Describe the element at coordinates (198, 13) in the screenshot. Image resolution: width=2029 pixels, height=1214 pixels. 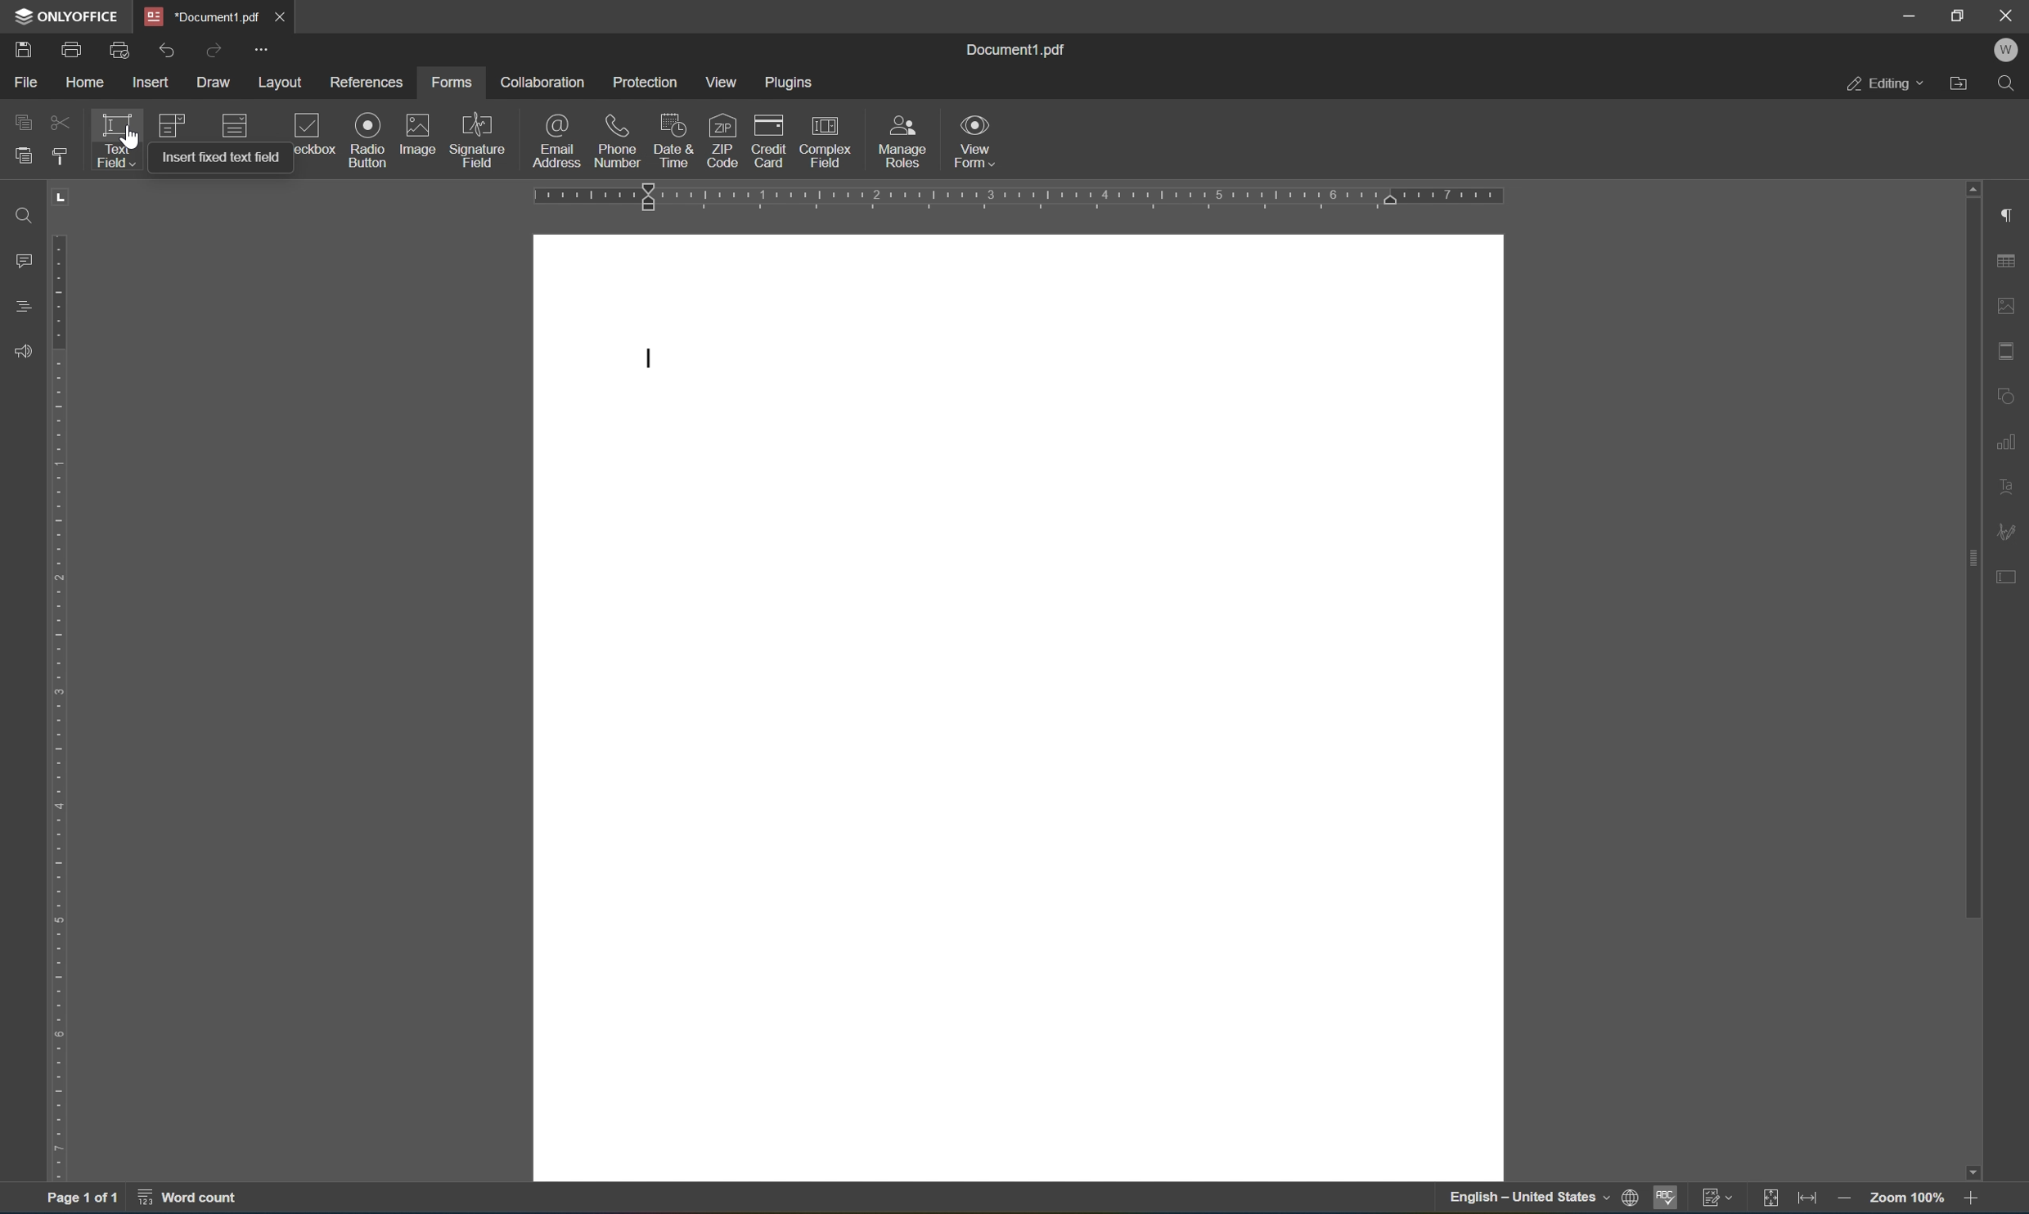
I see `document1` at that location.